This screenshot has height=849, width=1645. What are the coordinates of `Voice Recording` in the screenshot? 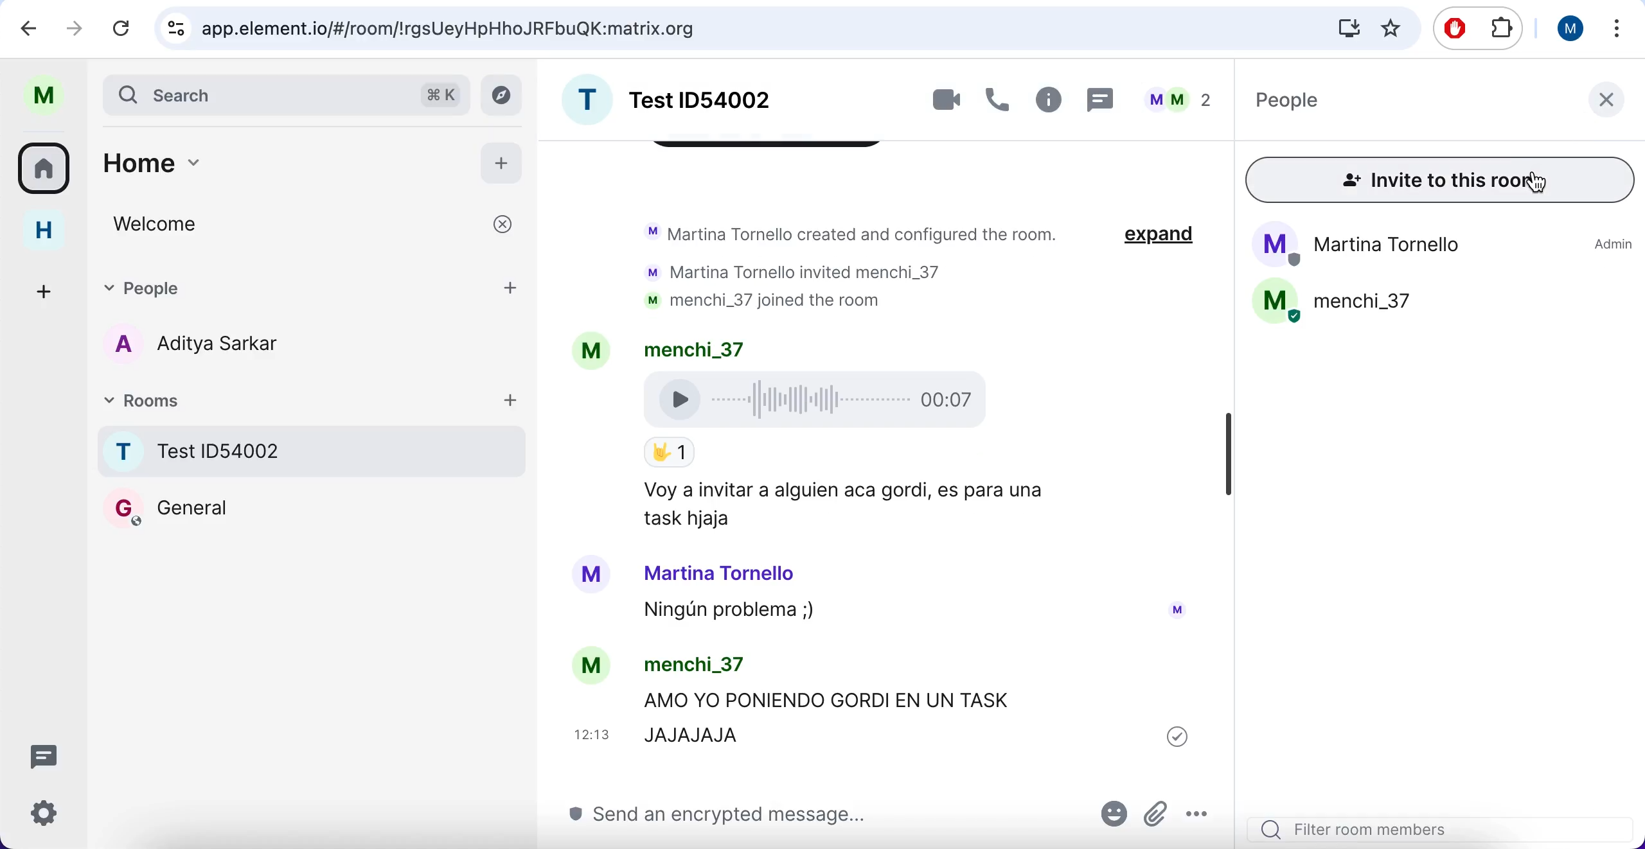 It's located at (821, 403).